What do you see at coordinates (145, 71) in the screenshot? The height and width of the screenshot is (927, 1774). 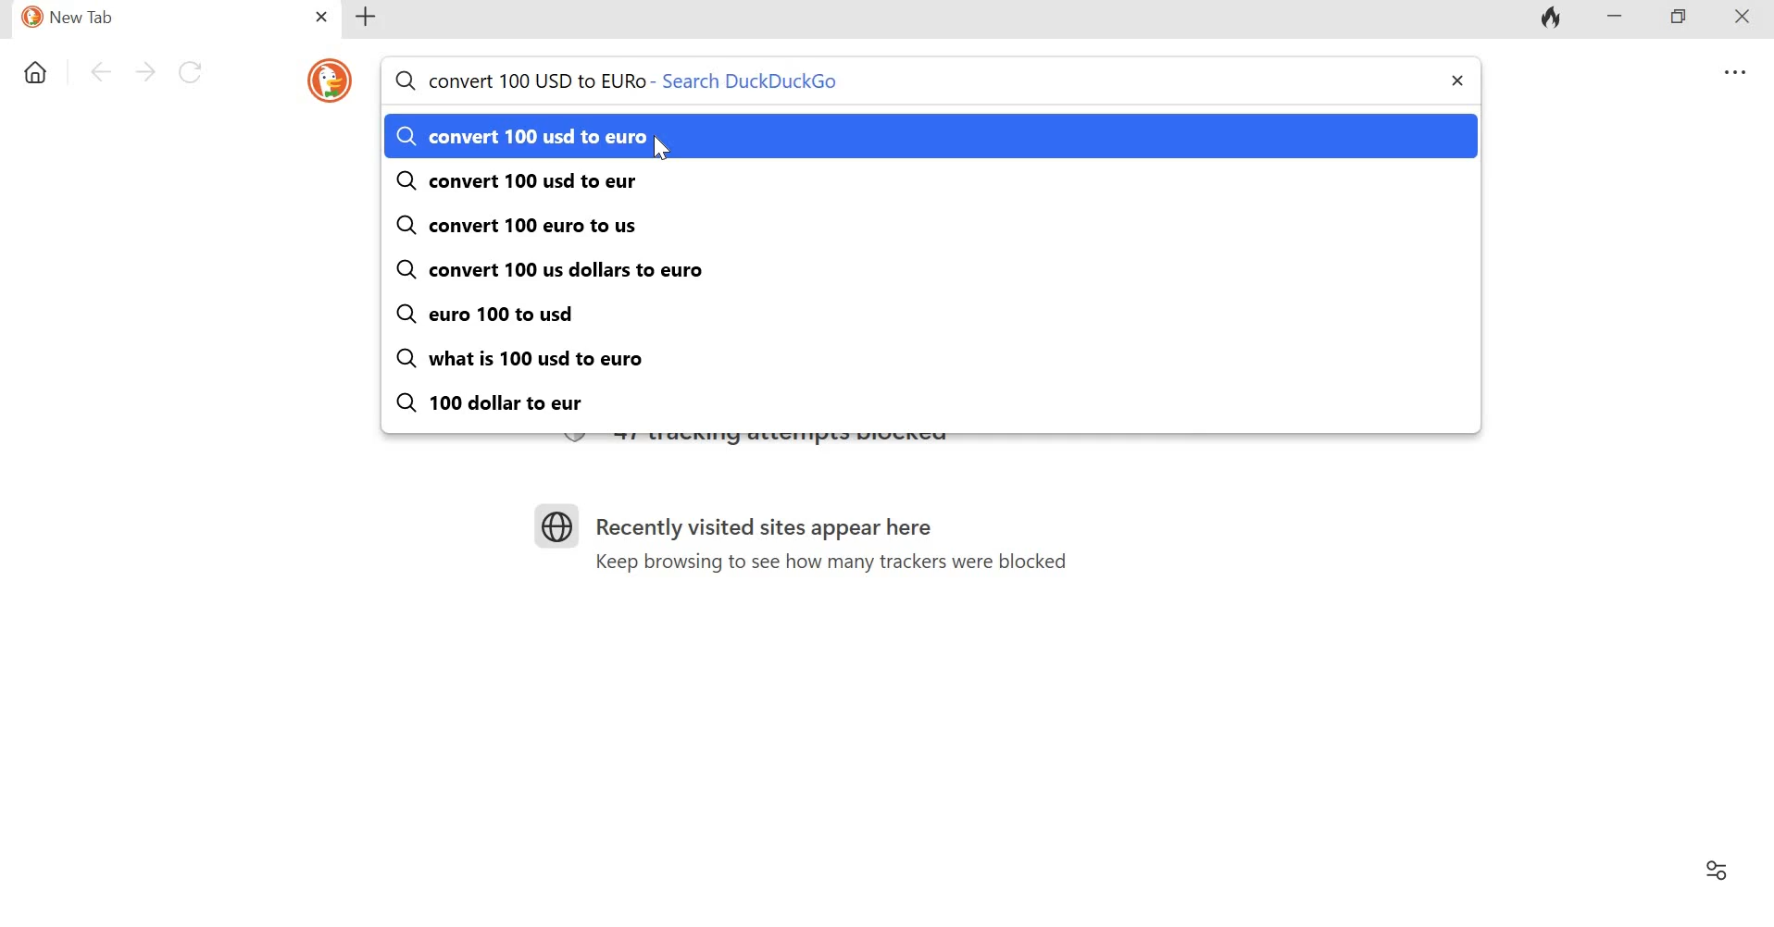 I see `Go forward one page` at bounding box center [145, 71].